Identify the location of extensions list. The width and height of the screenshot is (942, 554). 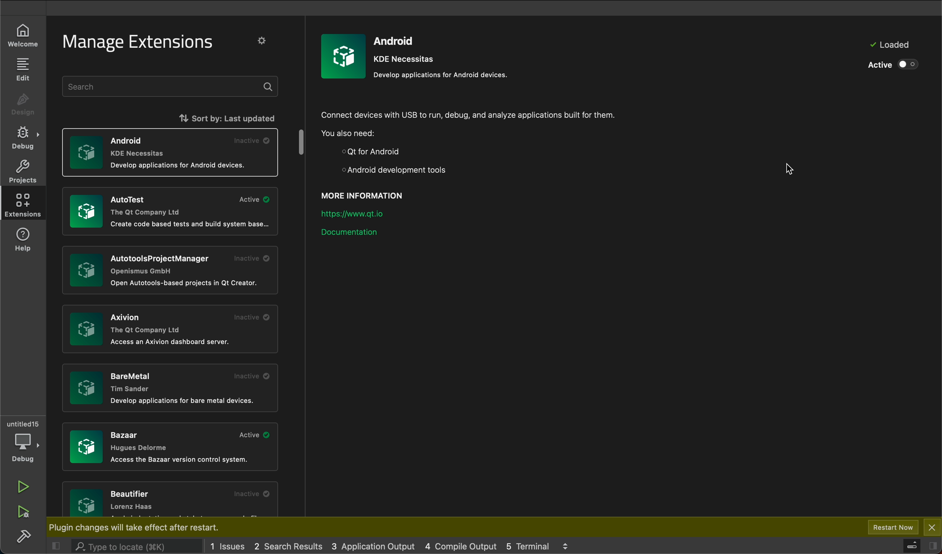
(171, 331).